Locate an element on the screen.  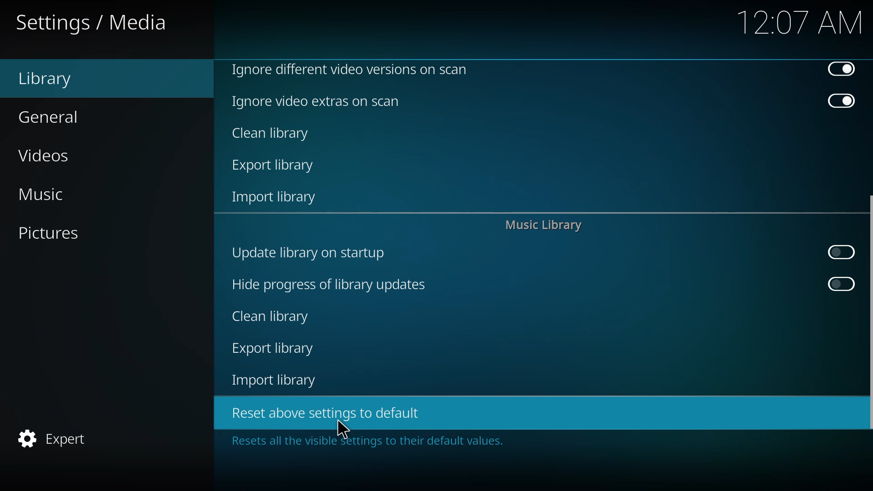
settings media is located at coordinates (93, 23).